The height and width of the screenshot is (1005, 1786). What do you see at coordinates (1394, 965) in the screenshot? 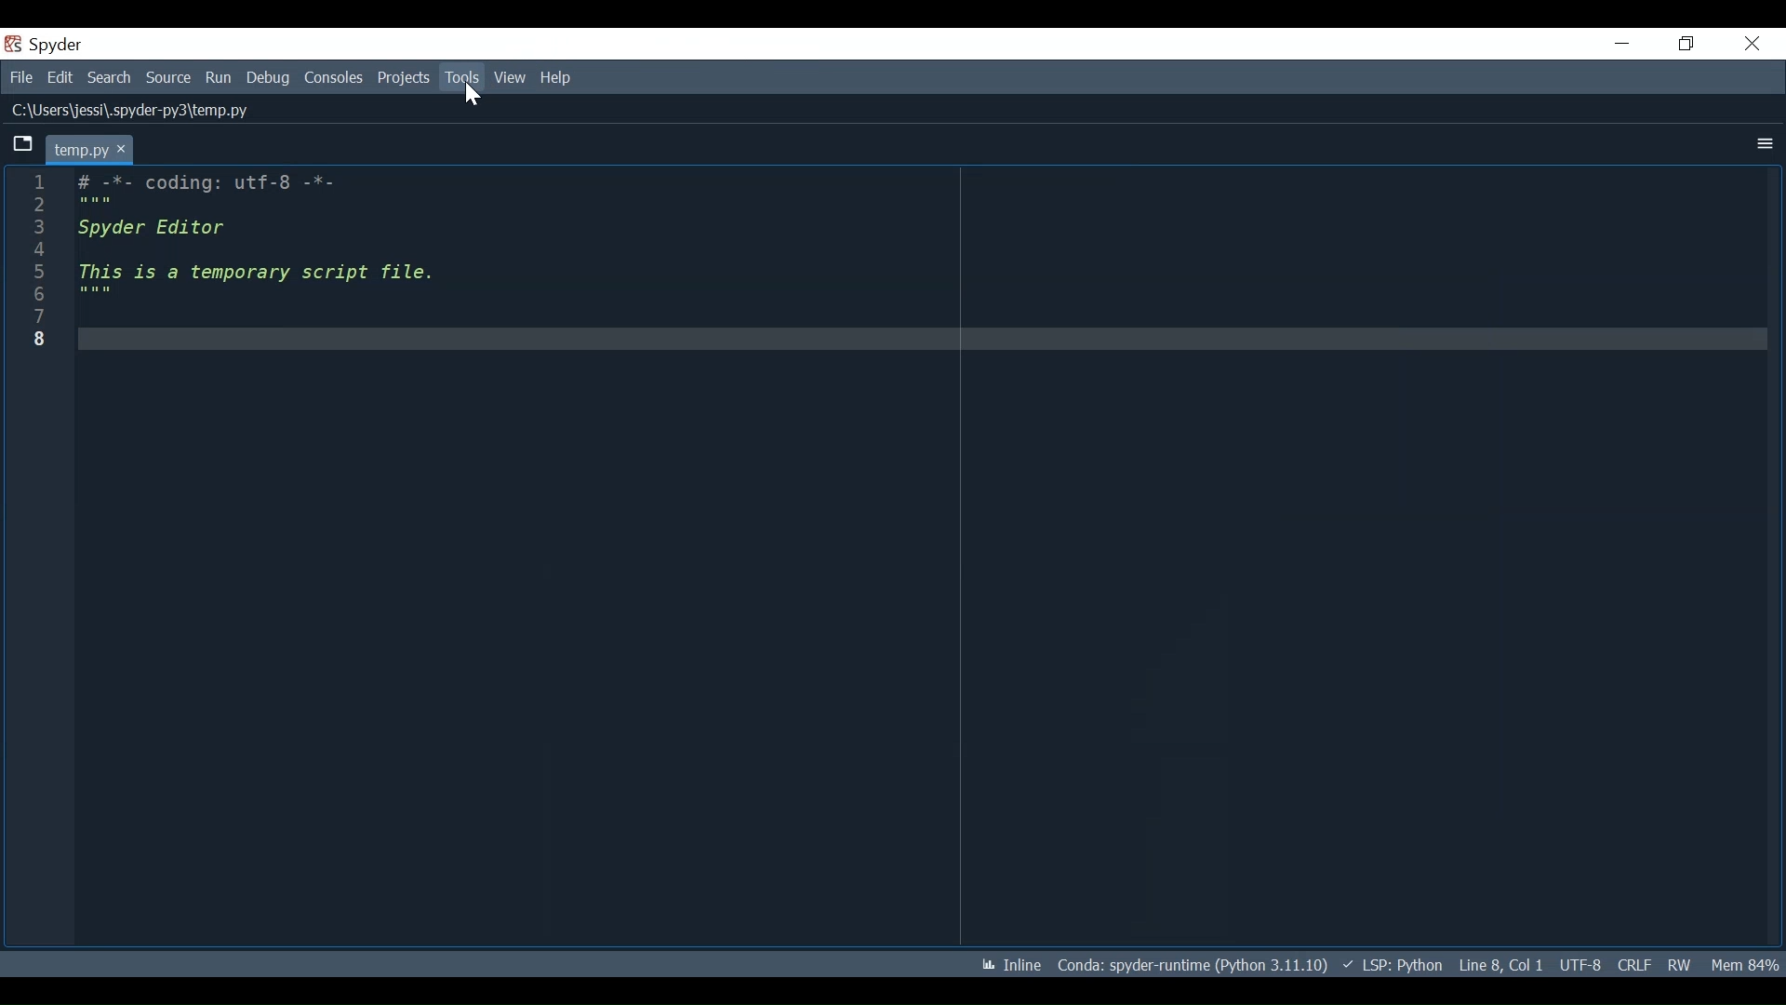
I see `Language` at bounding box center [1394, 965].